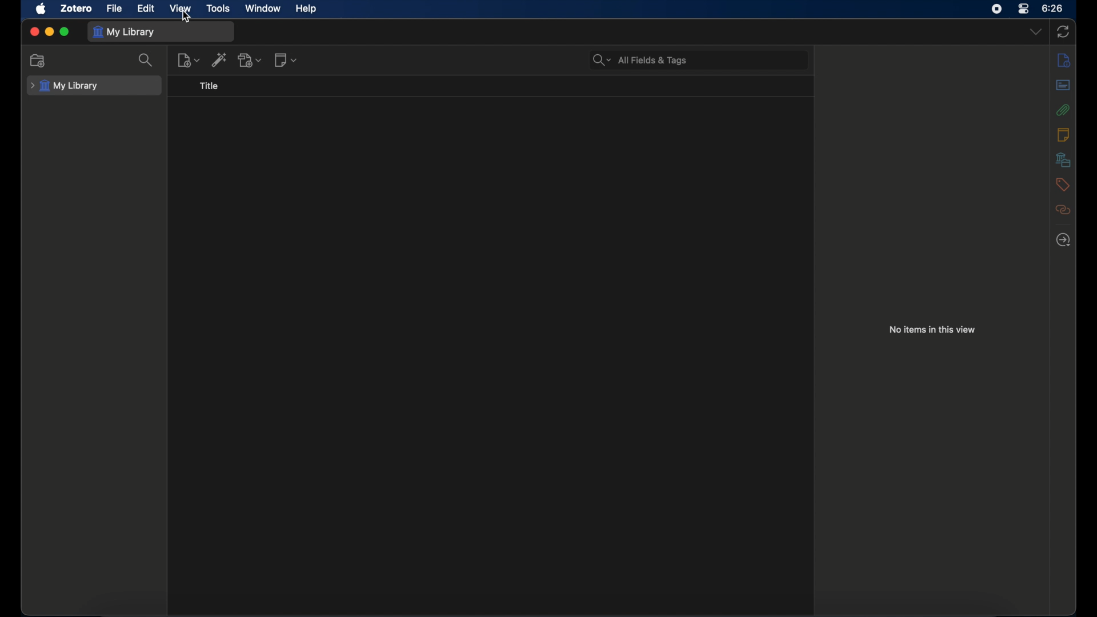 The height and width of the screenshot is (617, 1097). Describe the element at coordinates (1063, 185) in the screenshot. I see `tags` at that location.